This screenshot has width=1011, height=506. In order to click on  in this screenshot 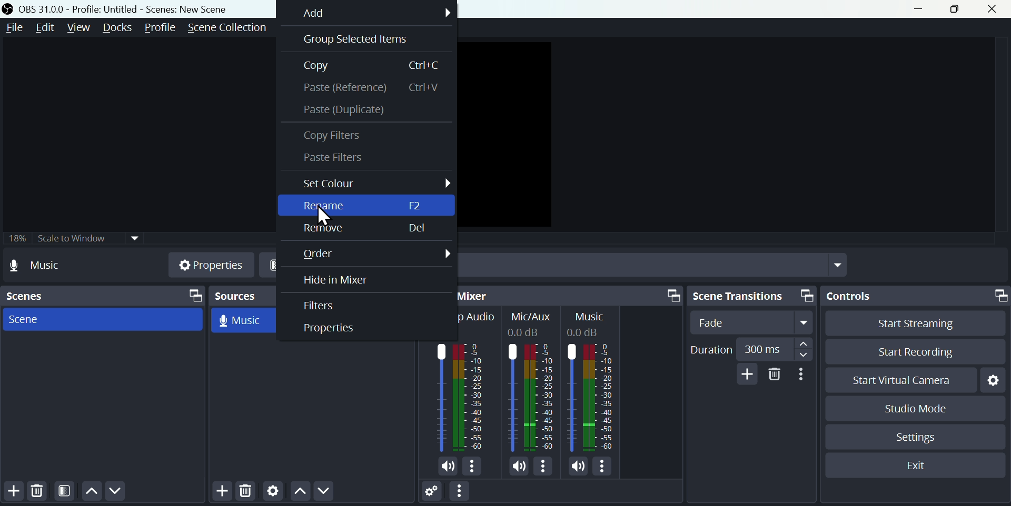, I will do `click(529, 332)`.